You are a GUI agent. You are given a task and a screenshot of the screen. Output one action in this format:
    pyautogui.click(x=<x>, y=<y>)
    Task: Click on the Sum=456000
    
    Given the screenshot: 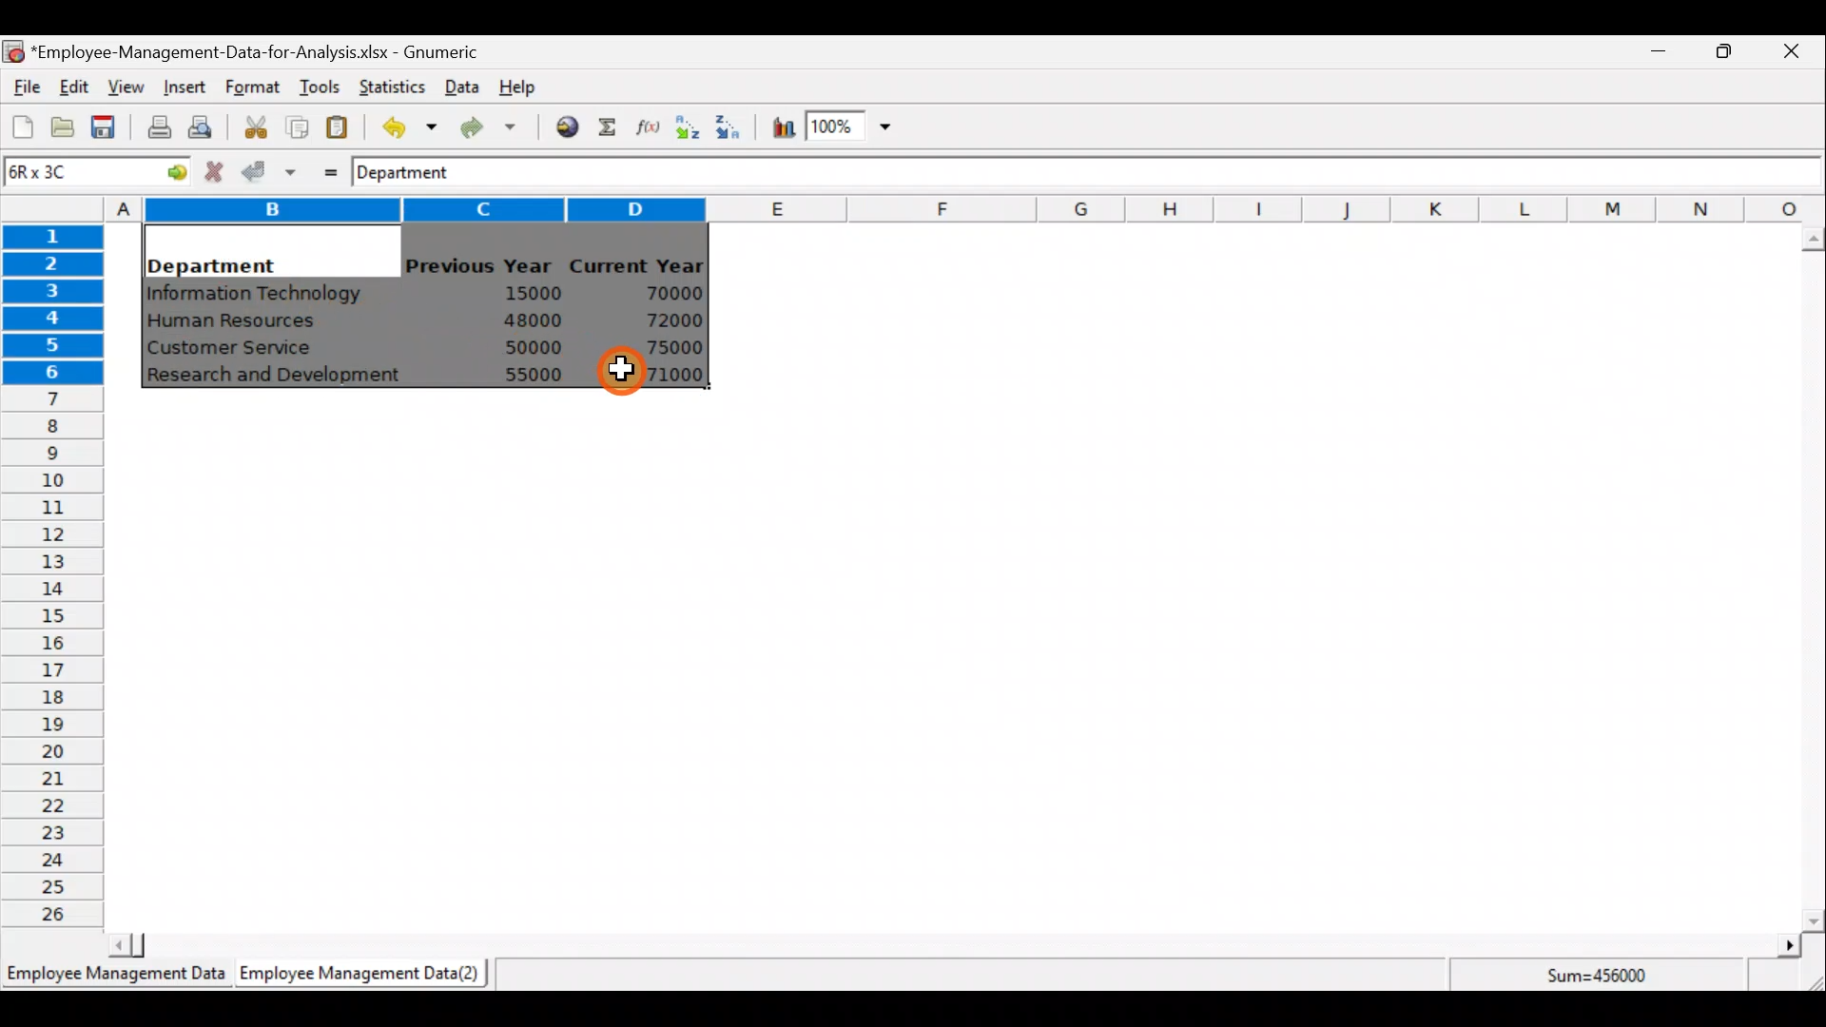 What is the action you would take?
    pyautogui.click(x=1607, y=979)
    